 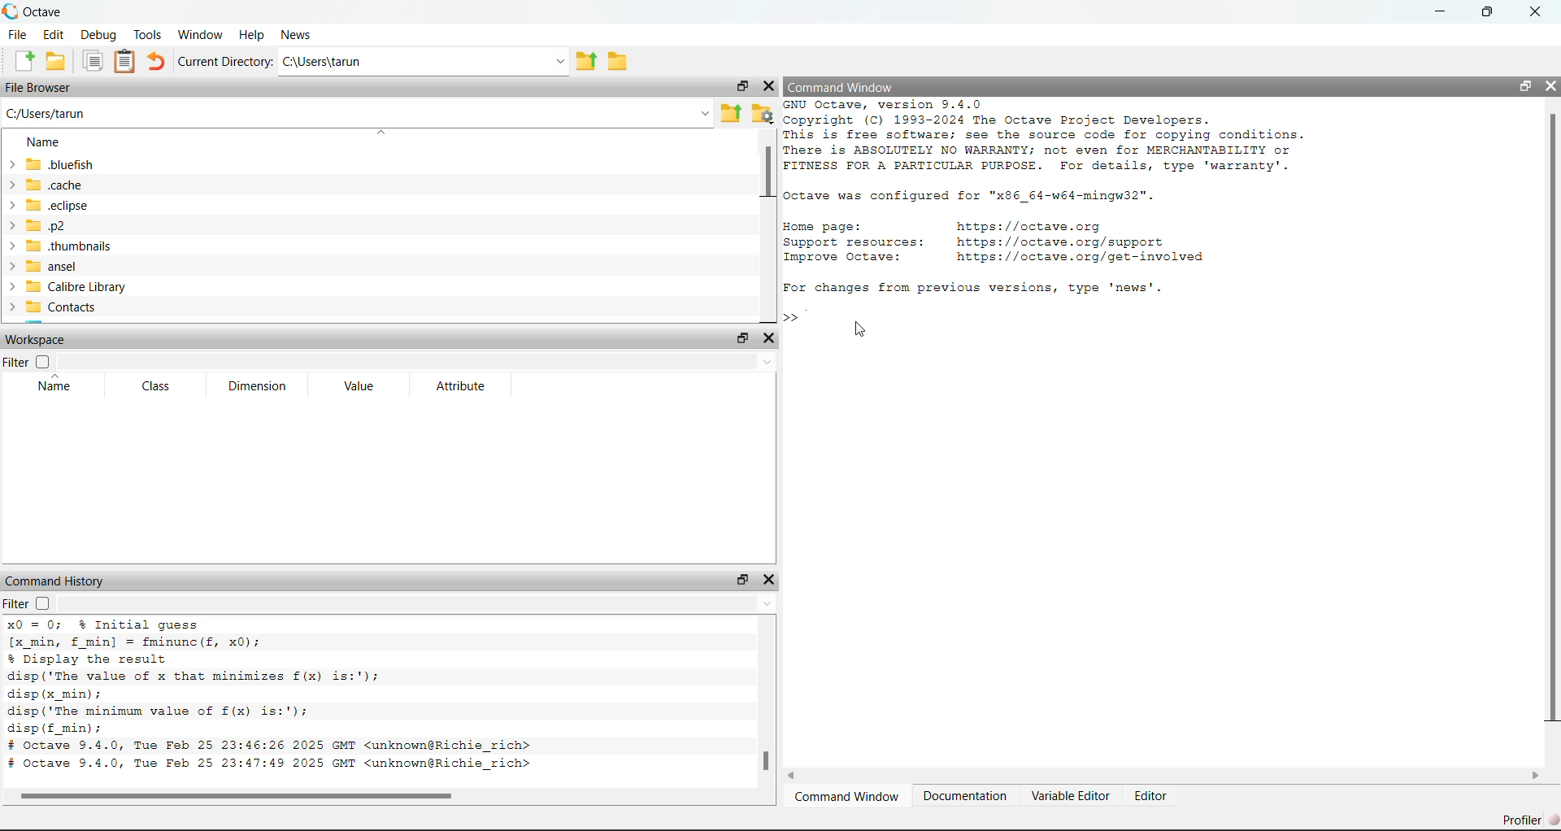 What do you see at coordinates (1536, 773) in the screenshot?
I see `Right` at bounding box center [1536, 773].